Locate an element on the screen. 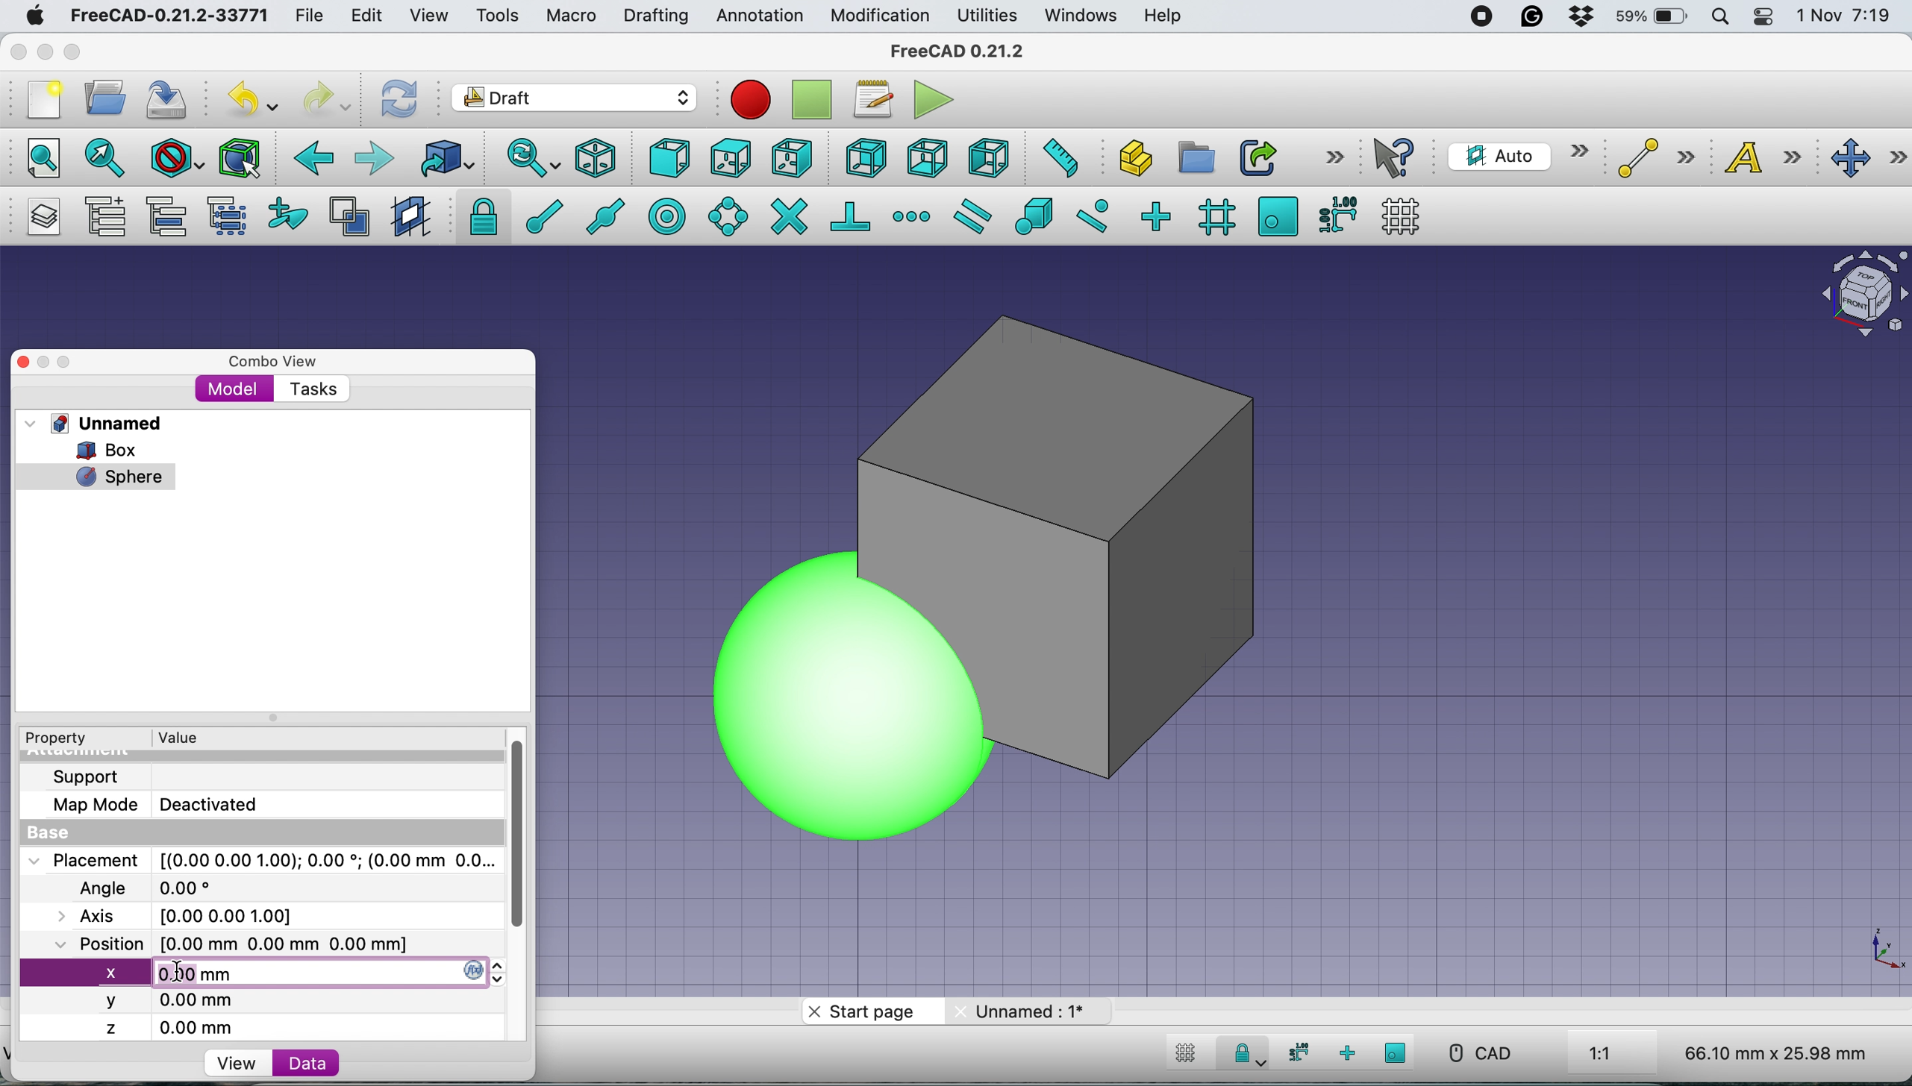  modification is located at coordinates (878, 16).